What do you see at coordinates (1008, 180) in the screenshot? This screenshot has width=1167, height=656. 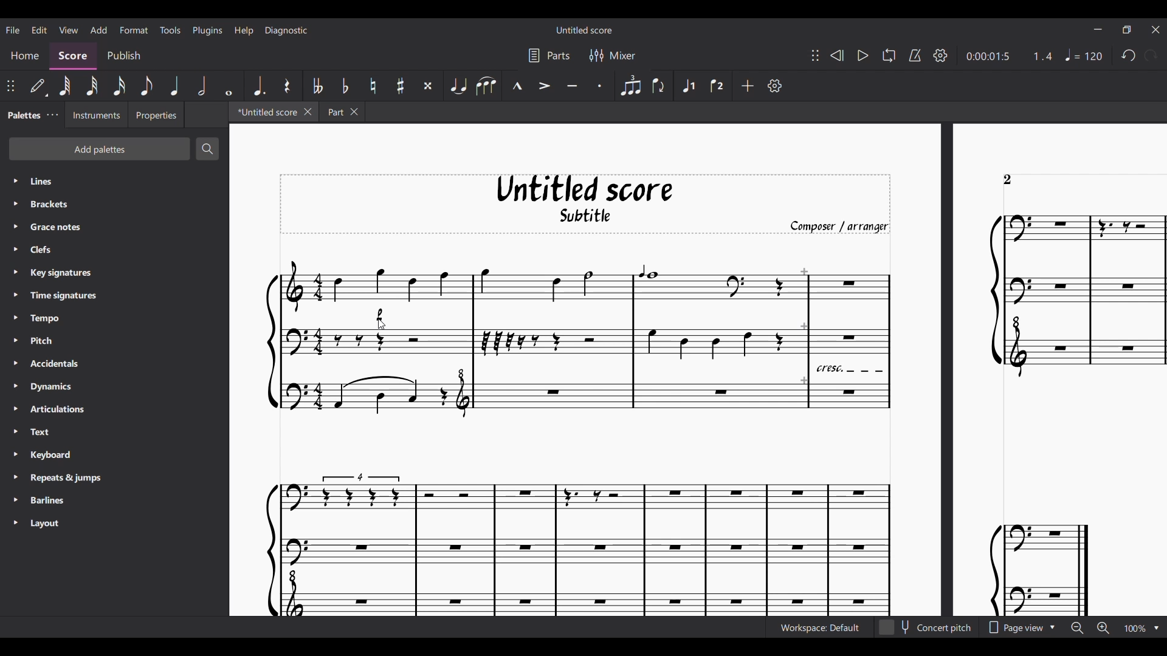 I see `Page count ` at bounding box center [1008, 180].